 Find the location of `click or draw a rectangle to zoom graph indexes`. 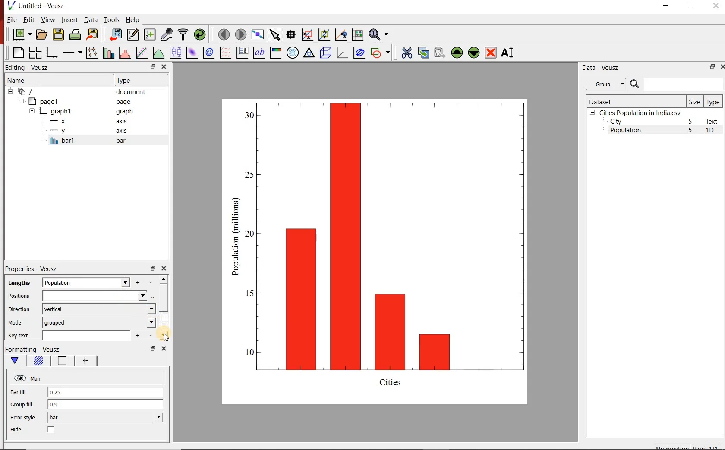

click or draw a rectangle to zoom graph indexes is located at coordinates (306, 34).